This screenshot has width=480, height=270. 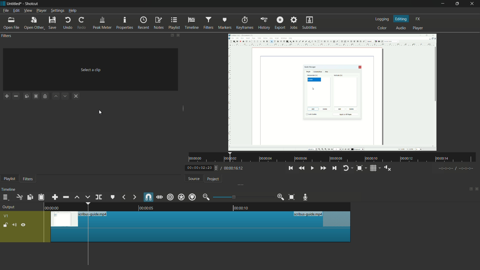 I want to click on lock, so click(x=5, y=225).